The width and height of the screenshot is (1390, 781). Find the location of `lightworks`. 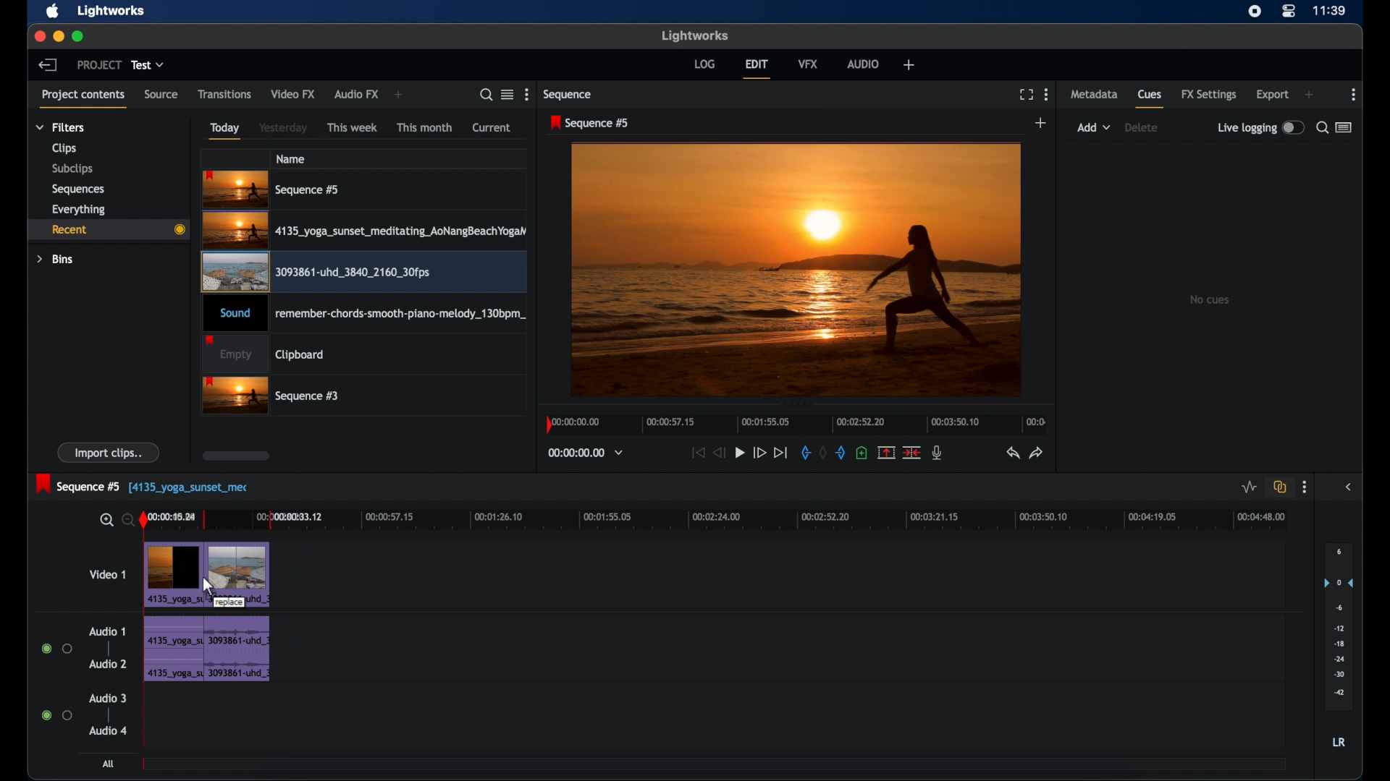

lightworks is located at coordinates (111, 11).